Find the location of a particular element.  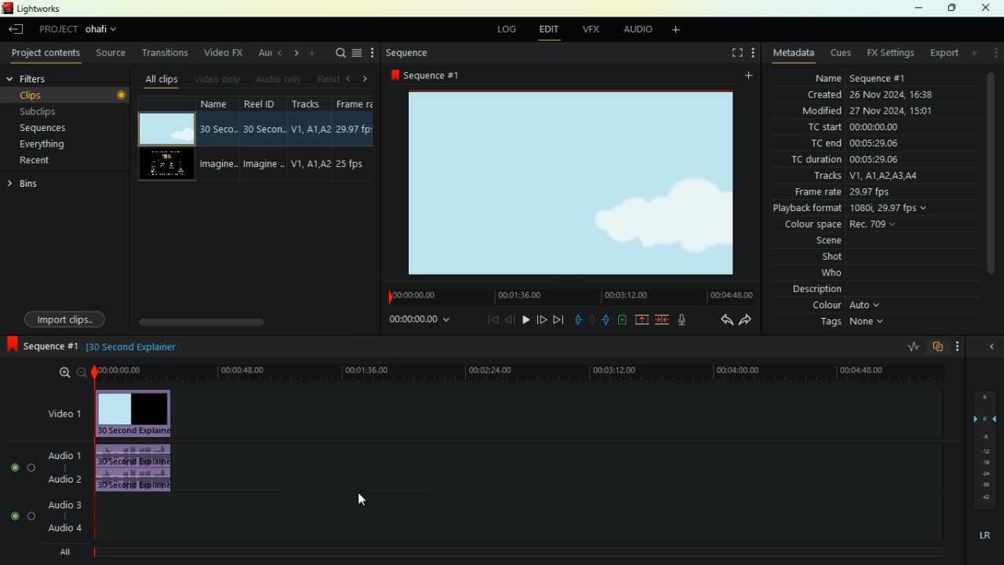

close is located at coordinates (990, 348).